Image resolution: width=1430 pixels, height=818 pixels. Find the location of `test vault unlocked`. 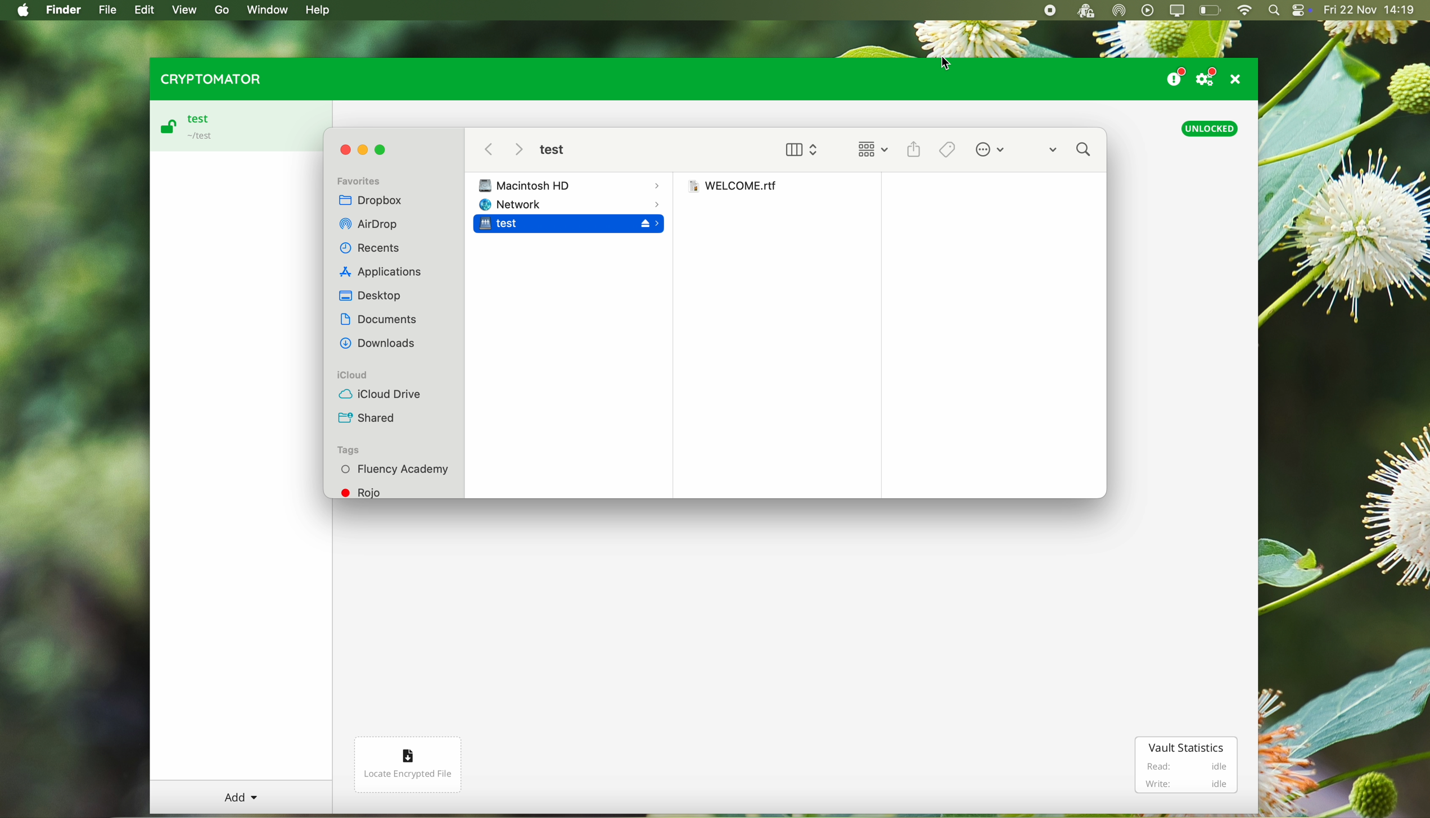

test vault unlocked is located at coordinates (240, 126).